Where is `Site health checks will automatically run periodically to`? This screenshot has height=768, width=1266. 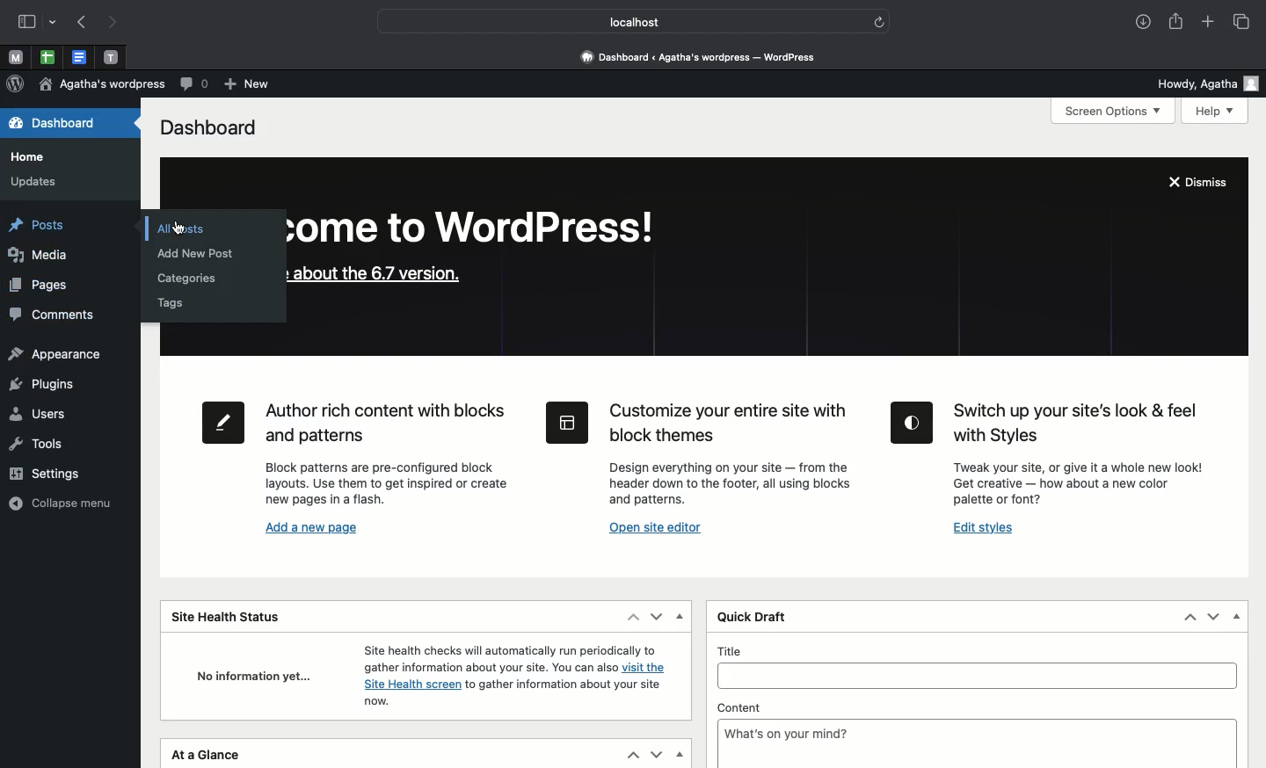
Site health checks will automatically run periodically to is located at coordinates (507, 649).